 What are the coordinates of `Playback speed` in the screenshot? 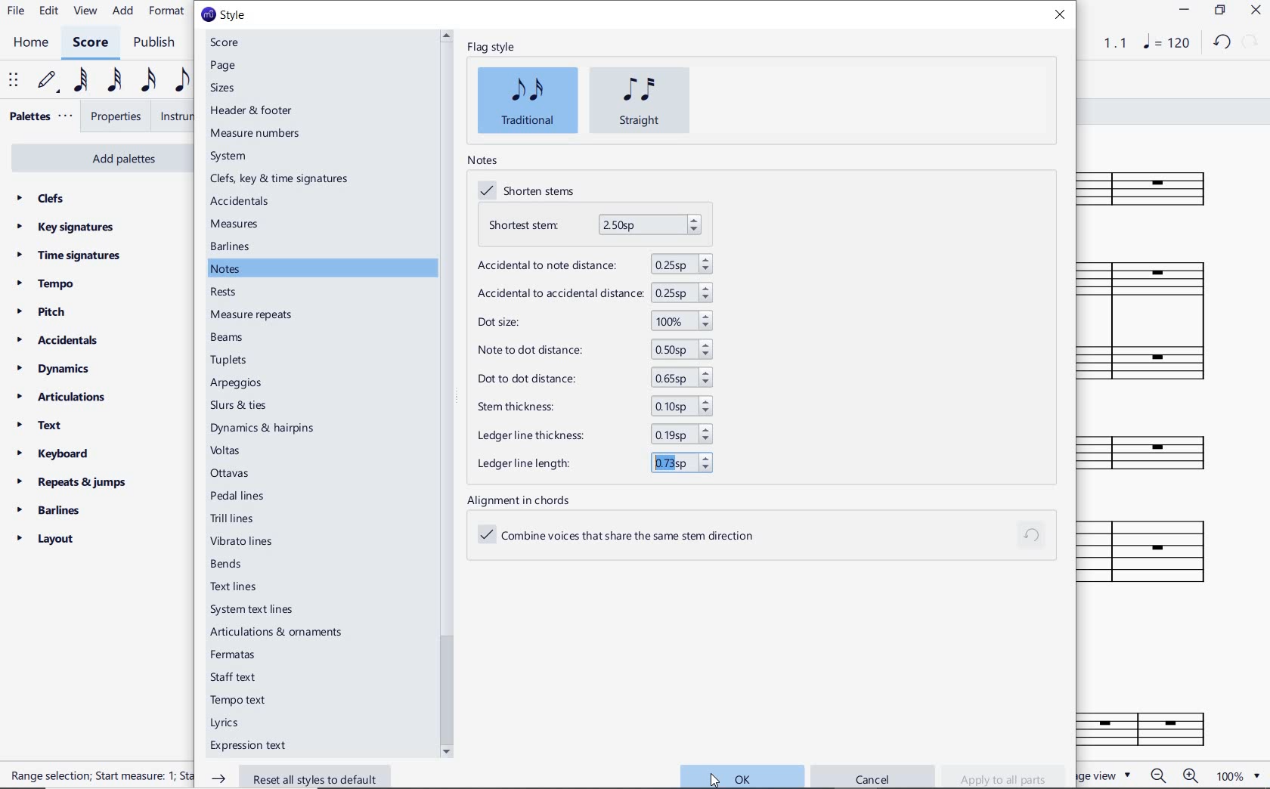 It's located at (1117, 43).